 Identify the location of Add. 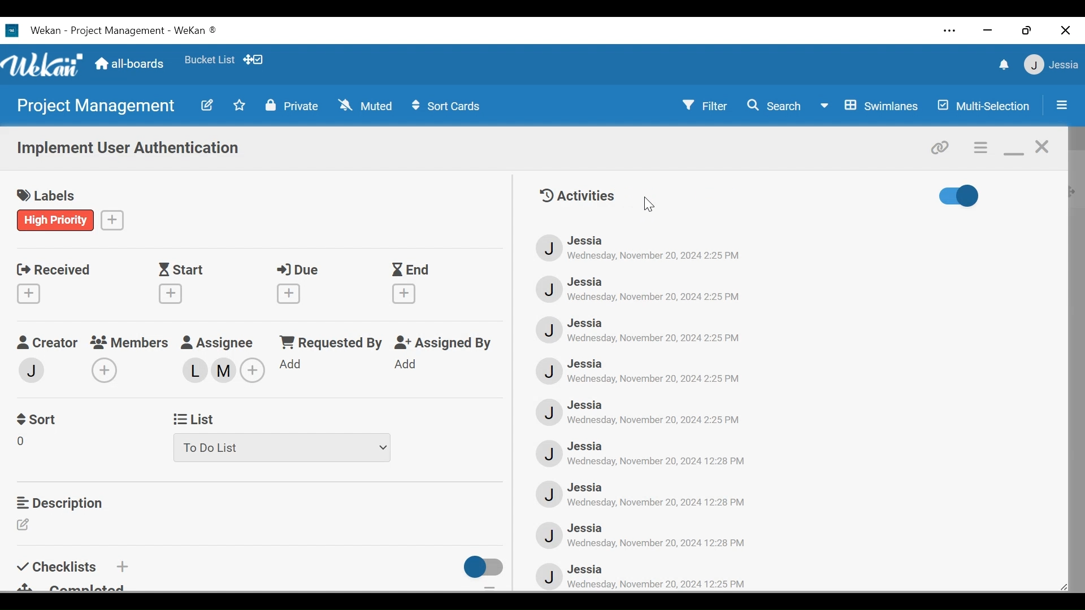
(292, 364).